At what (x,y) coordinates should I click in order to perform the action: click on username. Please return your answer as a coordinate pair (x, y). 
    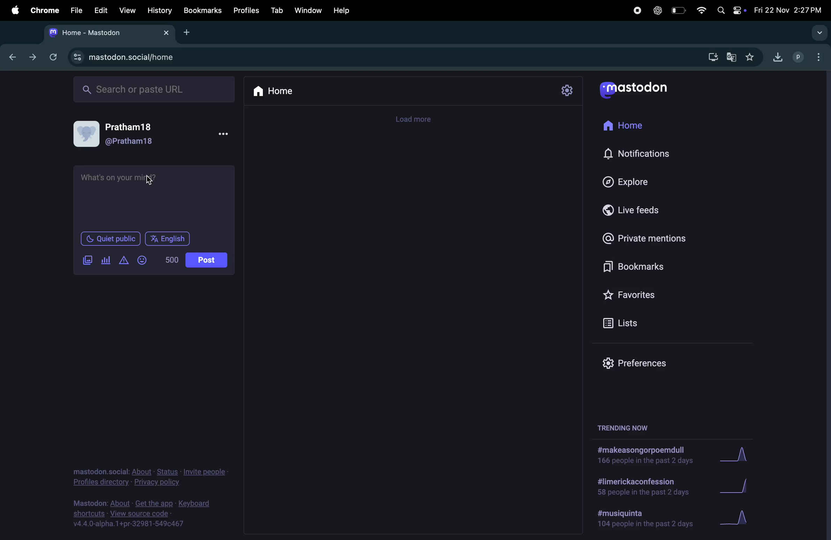
    Looking at the image, I should click on (131, 134).